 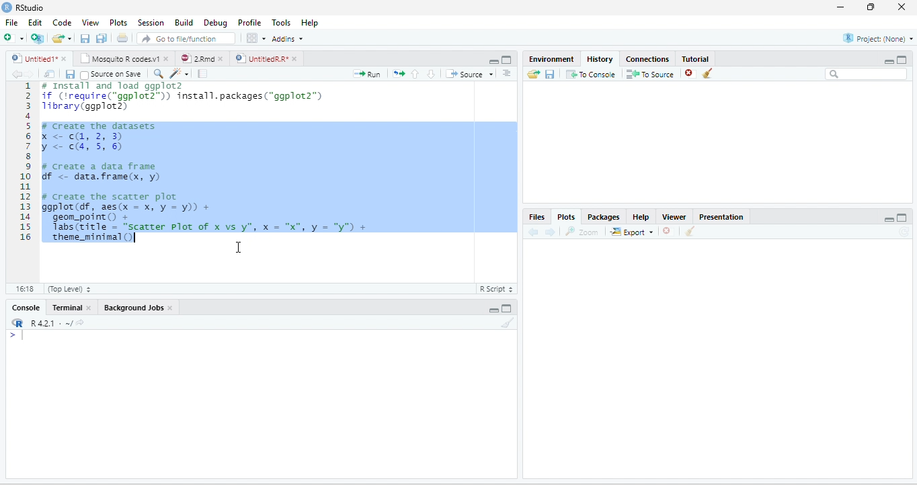 I want to click on Workspace panes, so click(x=255, y=38).